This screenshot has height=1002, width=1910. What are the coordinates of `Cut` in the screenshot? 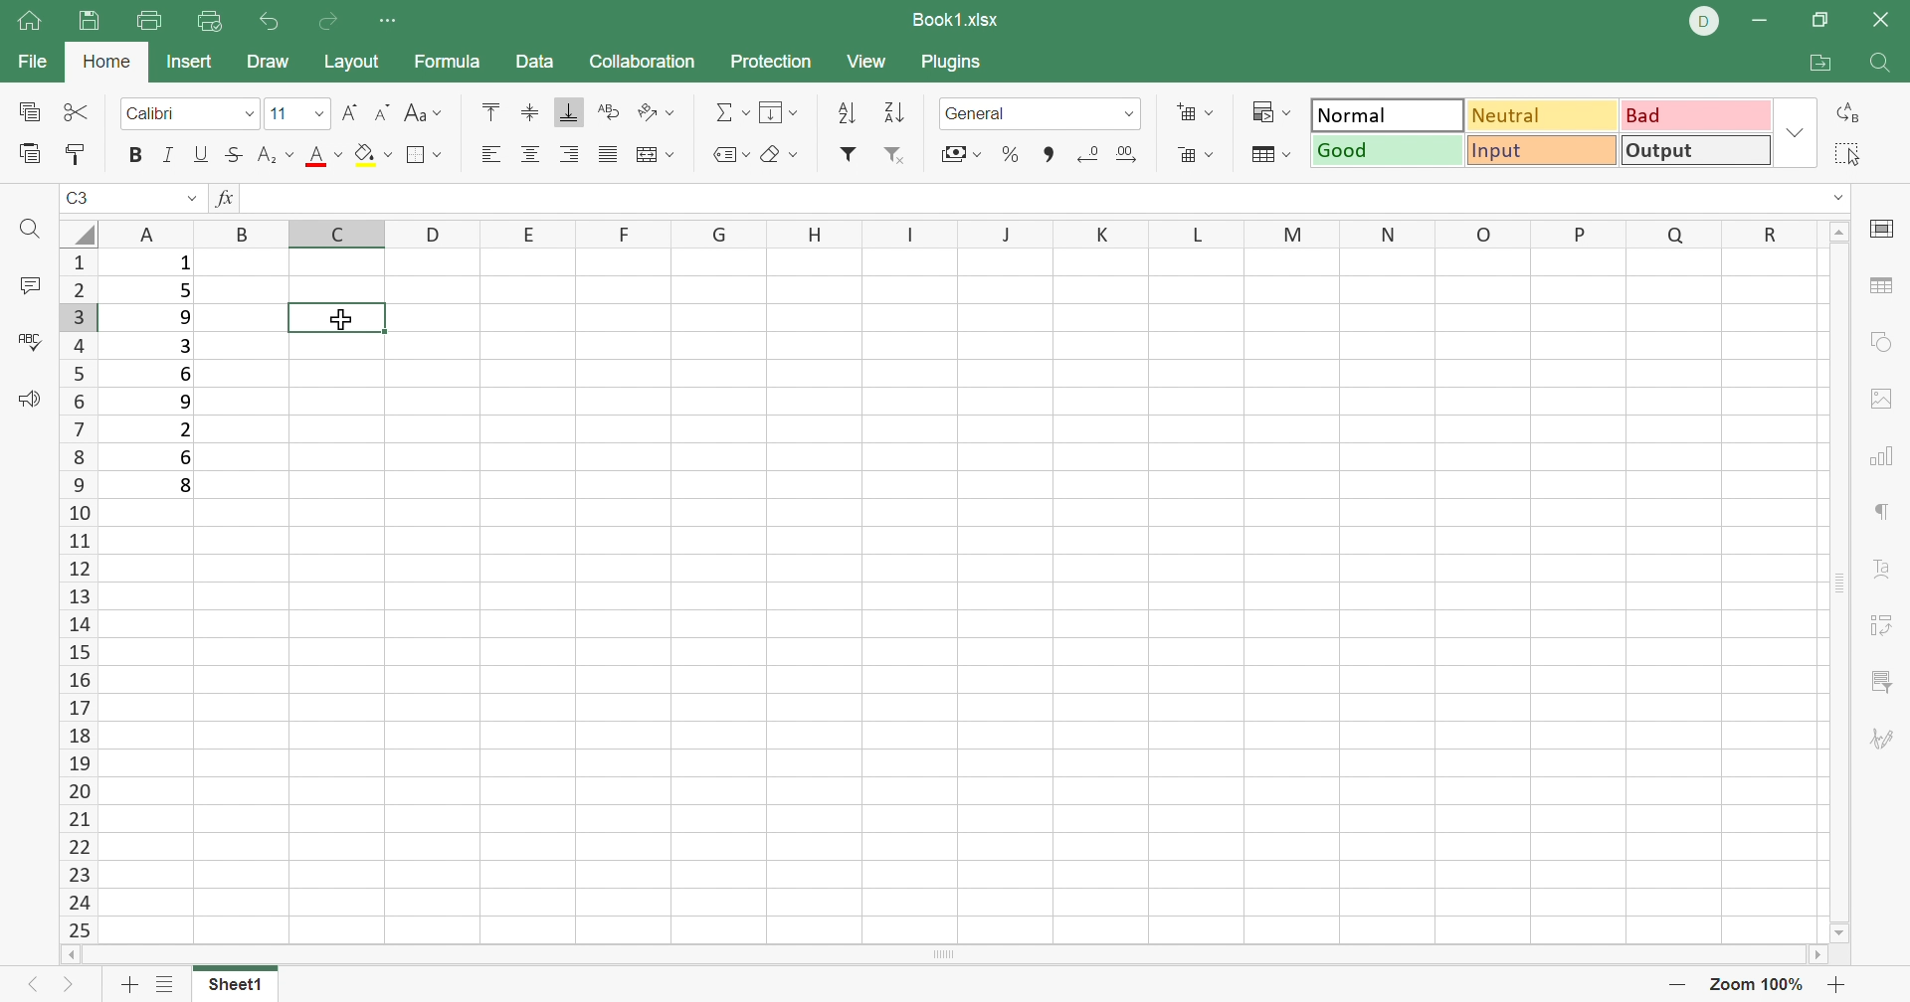 It's located at (79, 110).